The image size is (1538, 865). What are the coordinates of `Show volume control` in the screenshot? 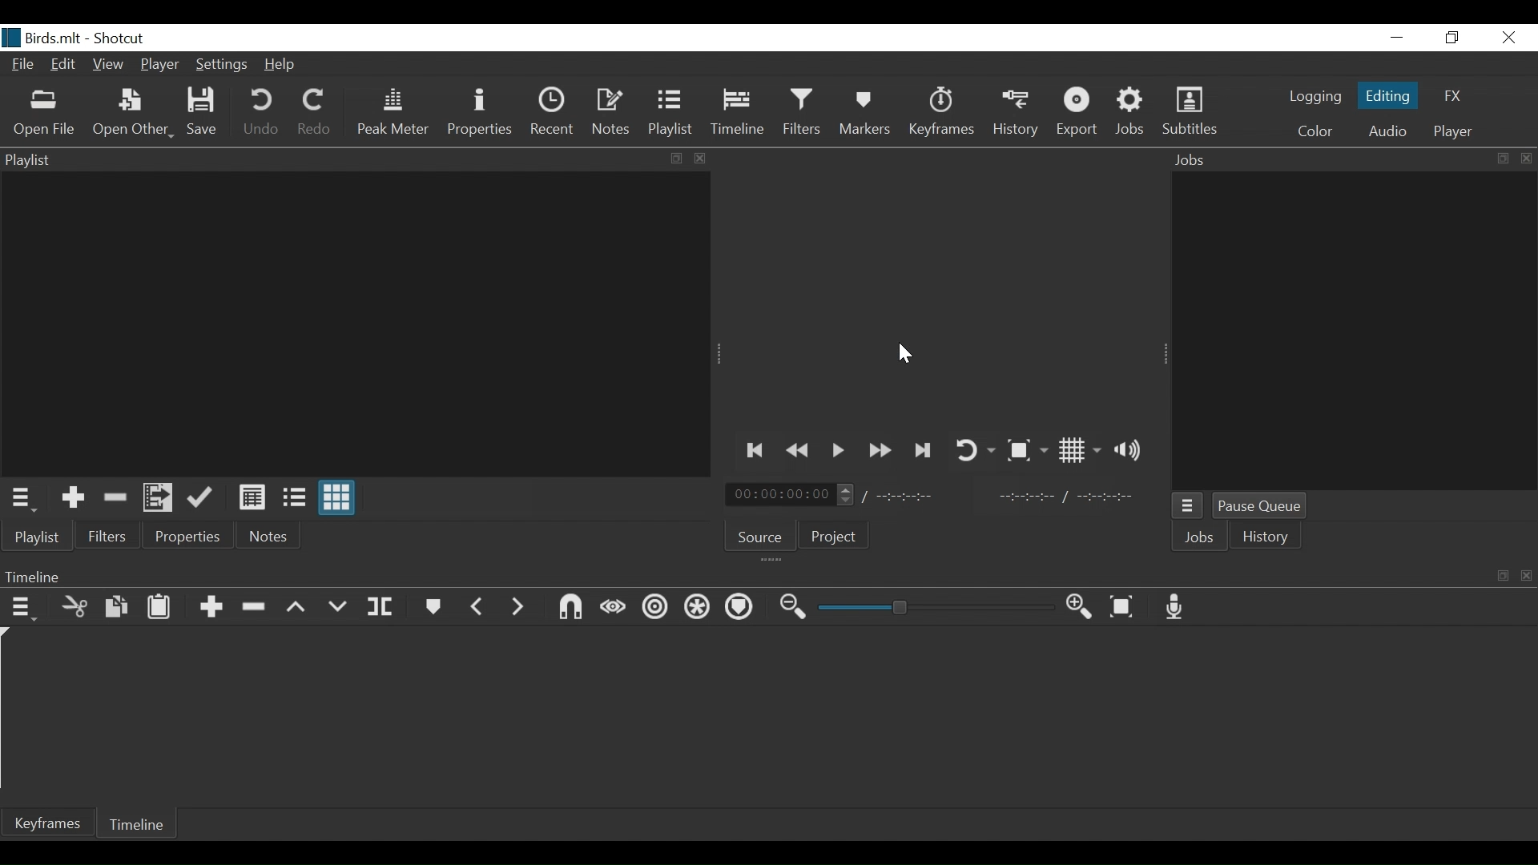 It's located at (1132, 449).